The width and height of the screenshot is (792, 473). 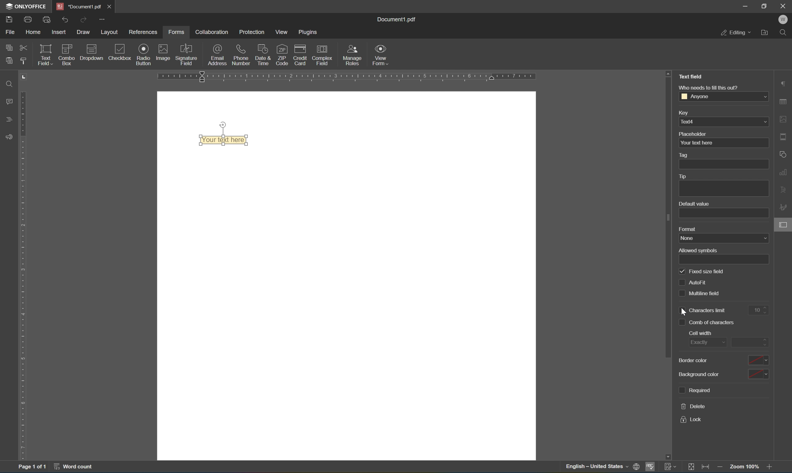 What do you see at coordinates (668, 217) in the screenshot?
I see `scroll bar` at bounding box center [668, 217].